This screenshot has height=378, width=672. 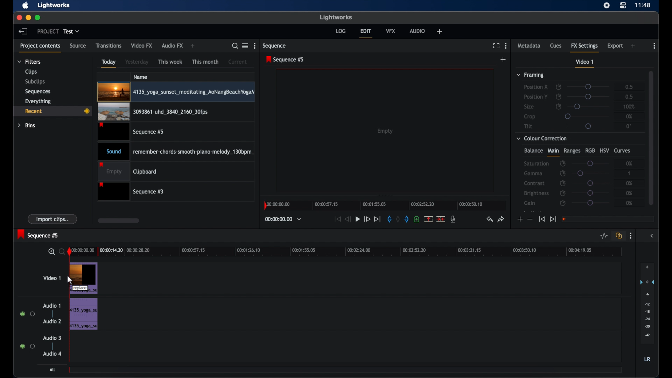 I want to click on audio 2, so click(x=52, y=321).